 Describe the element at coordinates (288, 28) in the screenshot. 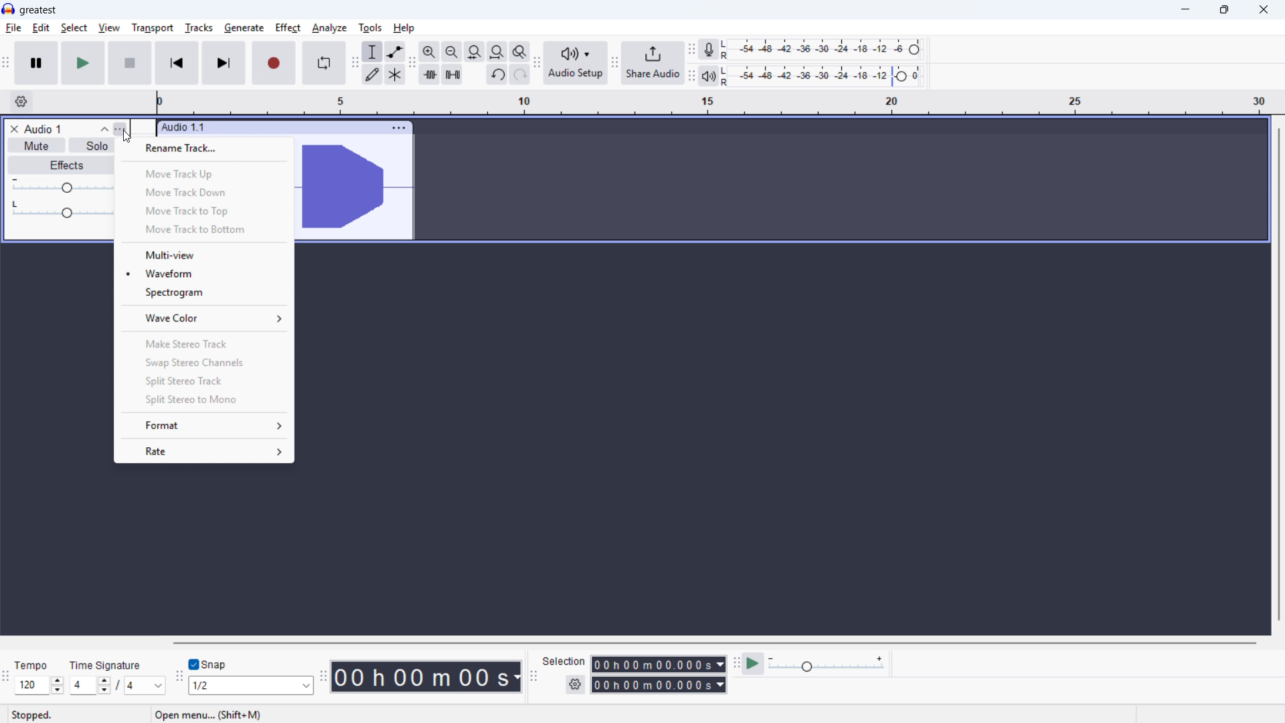

I see `Effect ` at that location.